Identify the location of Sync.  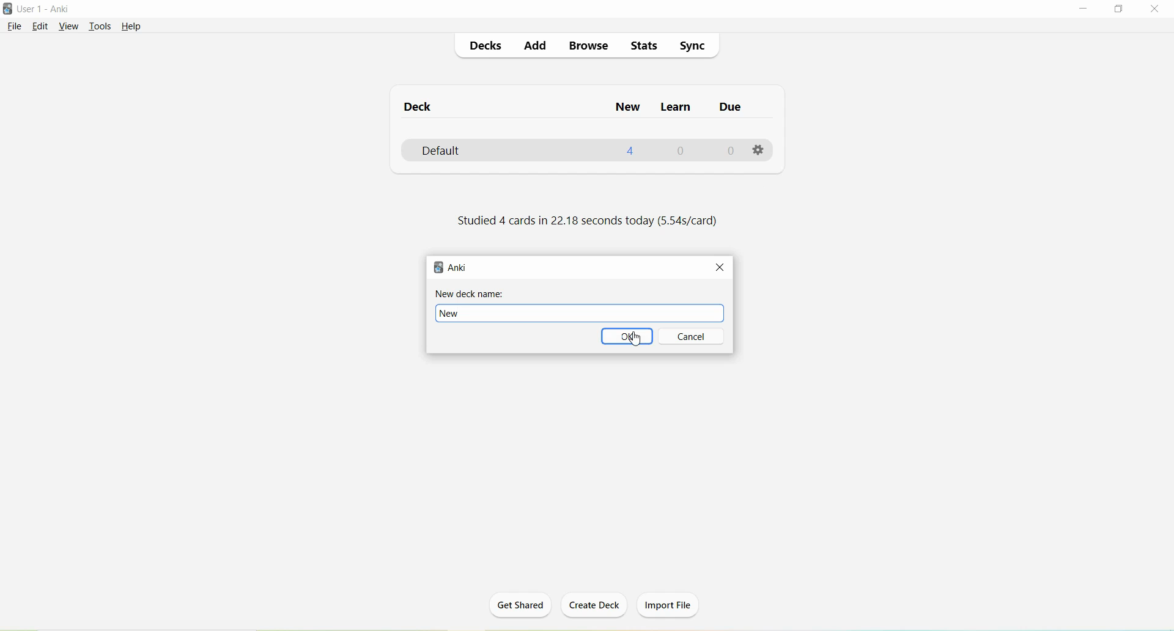
(692, 47).